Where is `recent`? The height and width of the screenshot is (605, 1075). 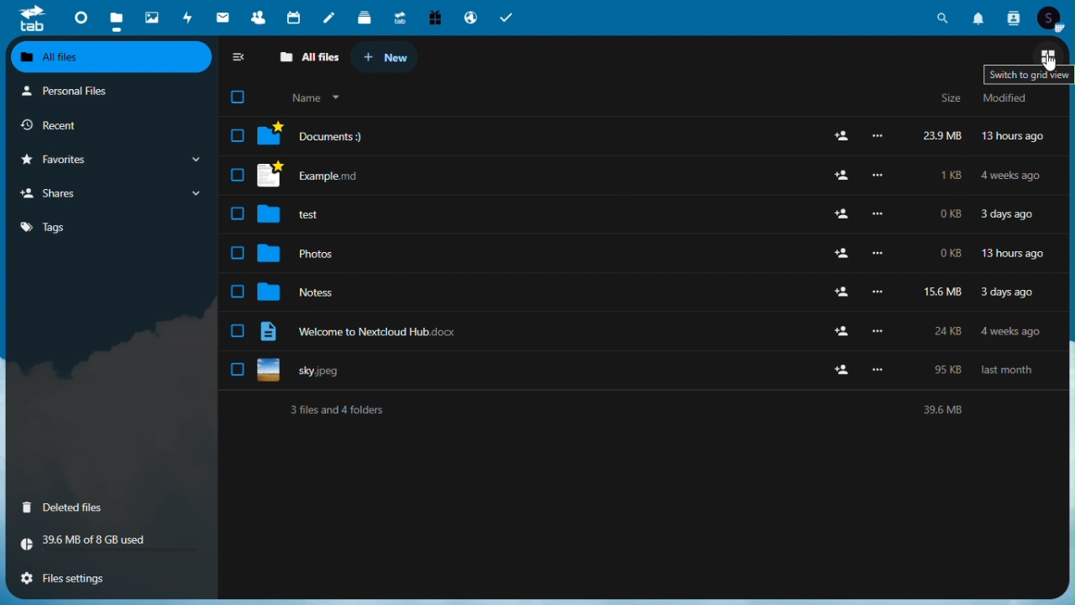 recent is located at coordinates (92, 124).